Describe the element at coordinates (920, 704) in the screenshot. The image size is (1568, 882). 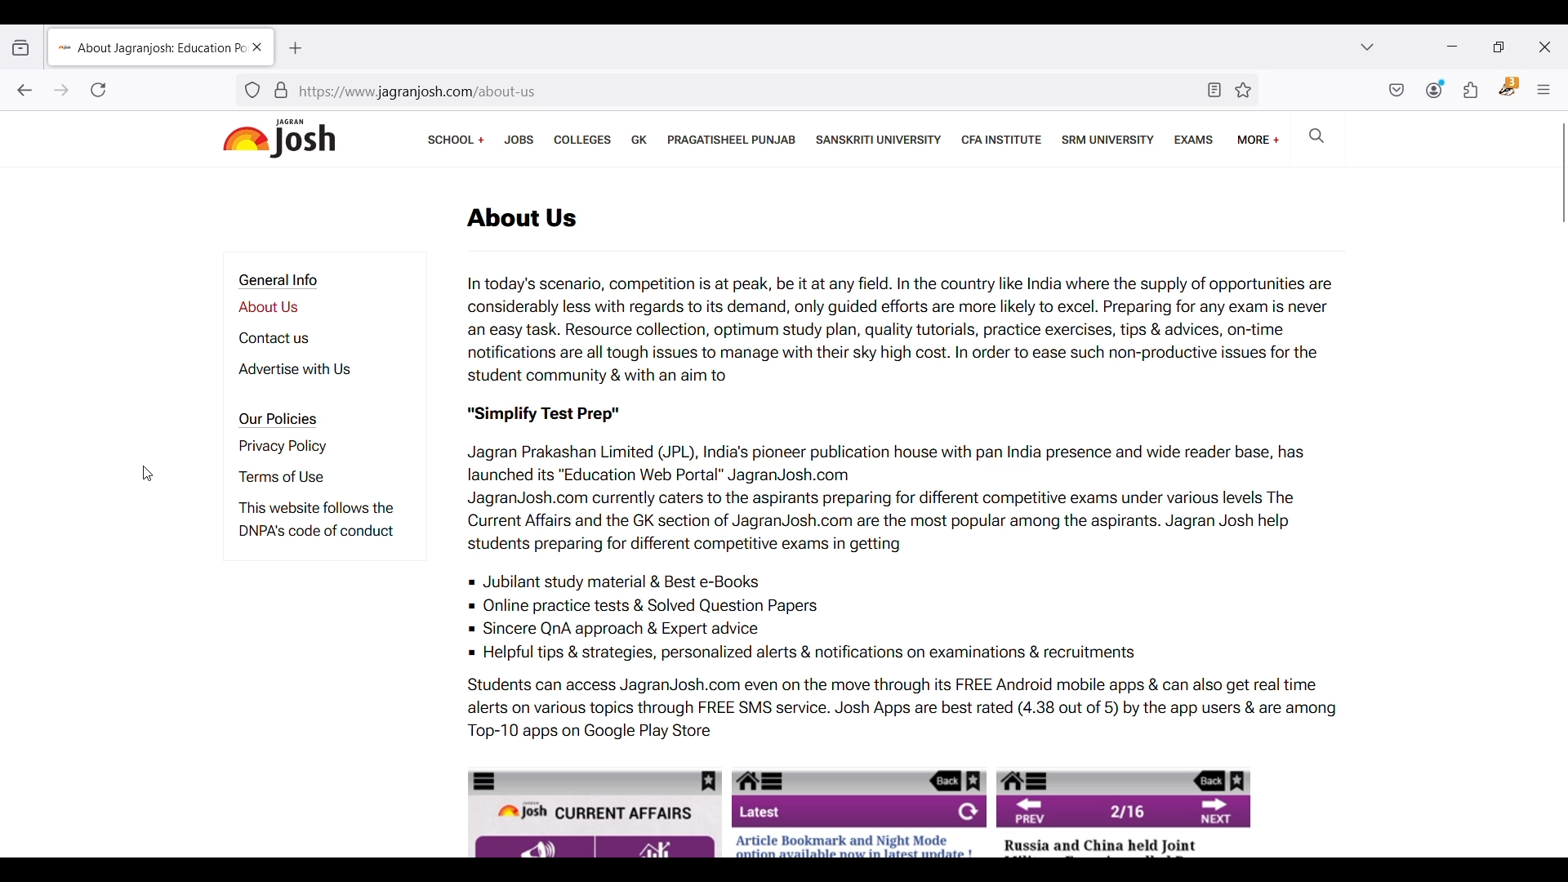
I see `Students can access JagranJosh.com even on the move through its FREE Android mobile apps & can also get real time
alerts on various topics through FREE SMS service. Josh Apps are best rated (4.38 out of 5) by the app users & are among
Top-10 apps on Google Play Store` at that location.